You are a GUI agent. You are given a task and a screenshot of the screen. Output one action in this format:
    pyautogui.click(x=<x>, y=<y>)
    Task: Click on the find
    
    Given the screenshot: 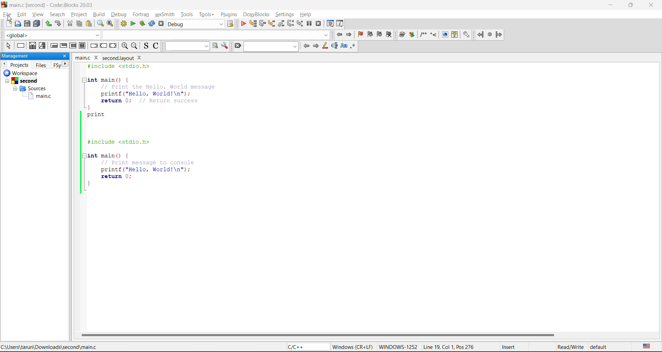 What is the action you would take?
    pyautogui.click(x=101, y=24)
    